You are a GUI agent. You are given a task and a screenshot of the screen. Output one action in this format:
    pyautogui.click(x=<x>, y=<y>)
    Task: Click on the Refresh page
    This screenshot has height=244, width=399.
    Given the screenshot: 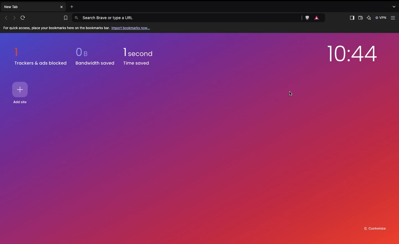 What is the action you would take?
    pyautogui.click(x=25, y=18)
    